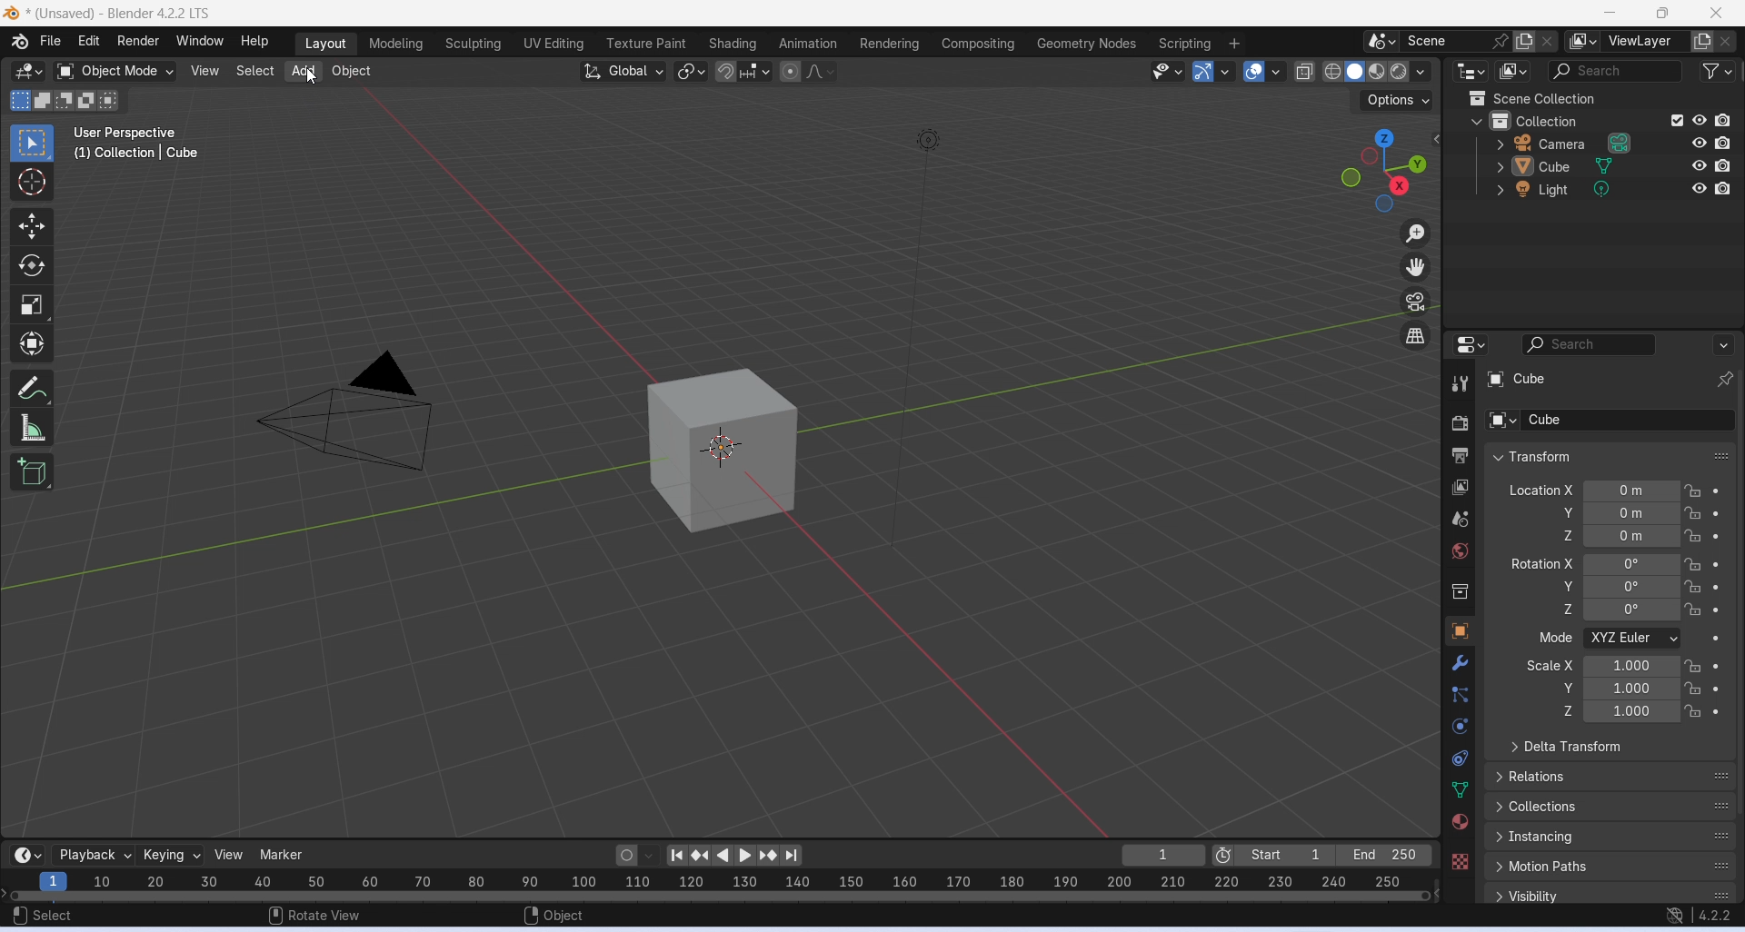 This screenshot has width=1745, height=932. What do you see at coordinates (1460, 759) in the screenshot?
I see `constraints` at bounding box center [1460, 759].